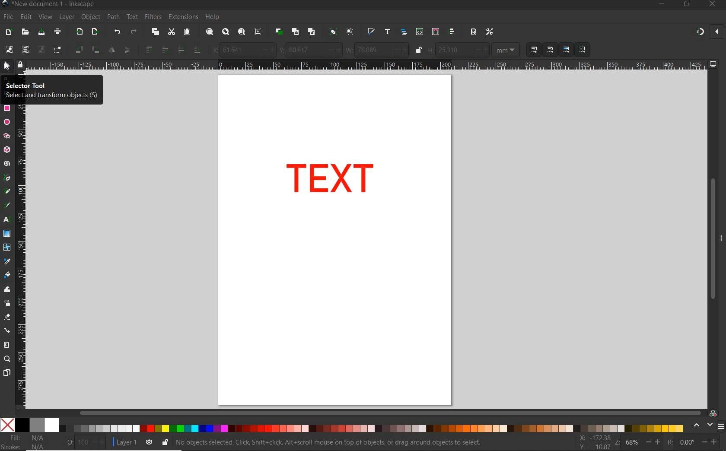  Describe the element at coordinates (713, 413) in the screenshot. I see `color managed code` at that location.